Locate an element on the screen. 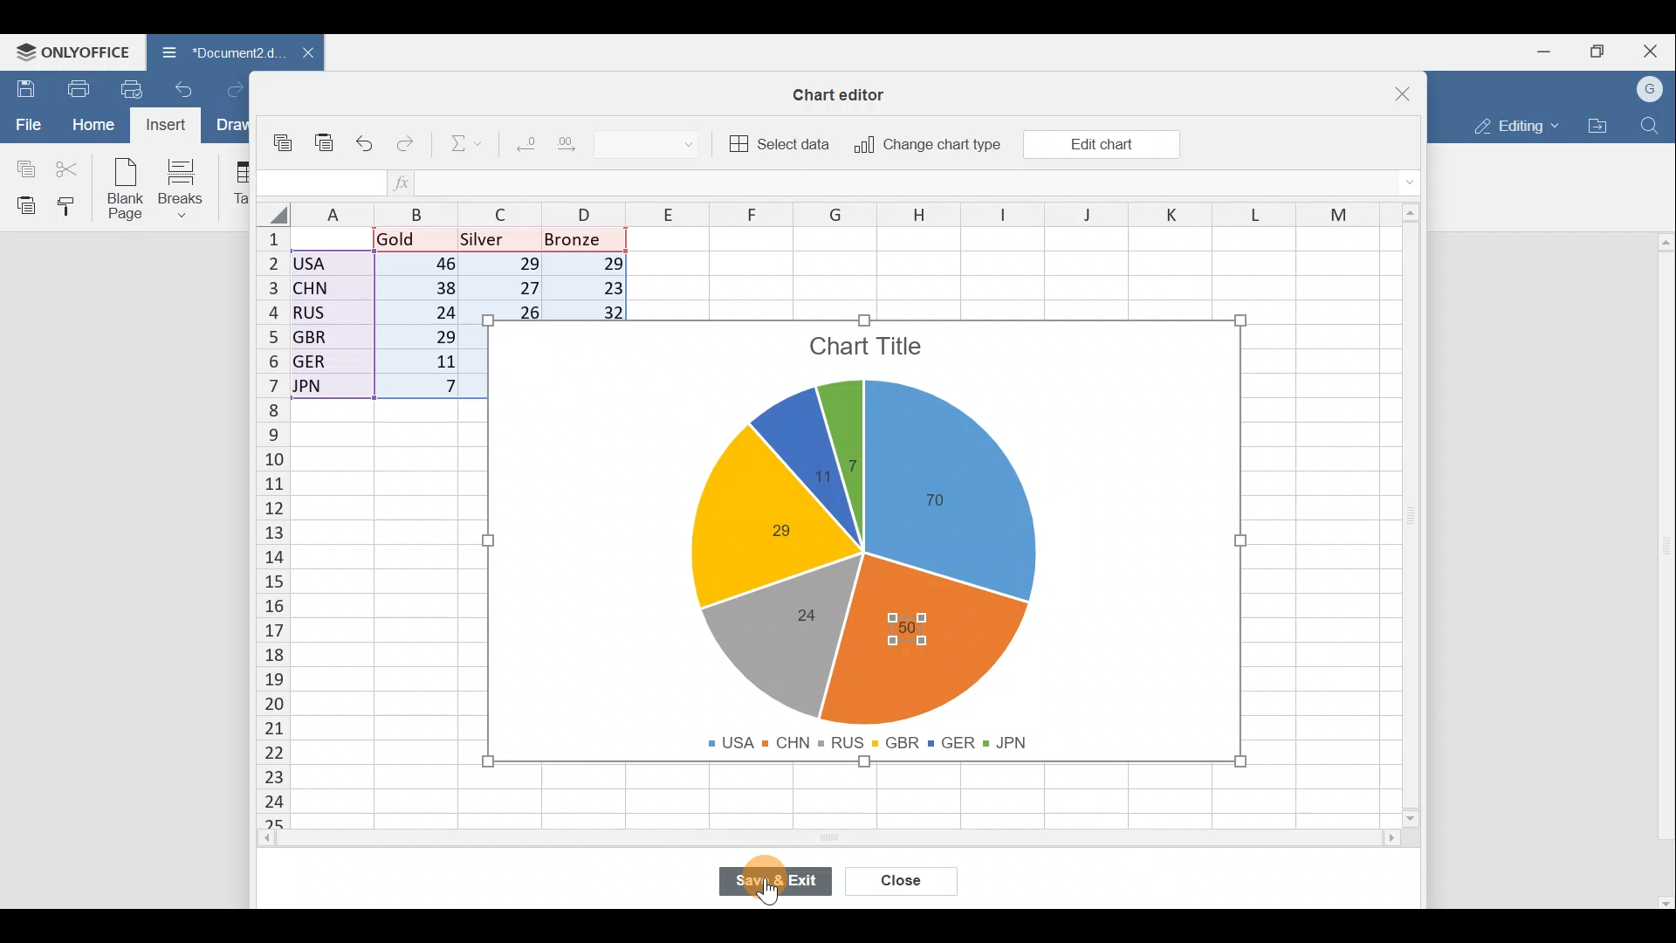 Image resolution: width=1676 pixels, height=943 pixels. Formula bar is located at coordinates (925, 182).